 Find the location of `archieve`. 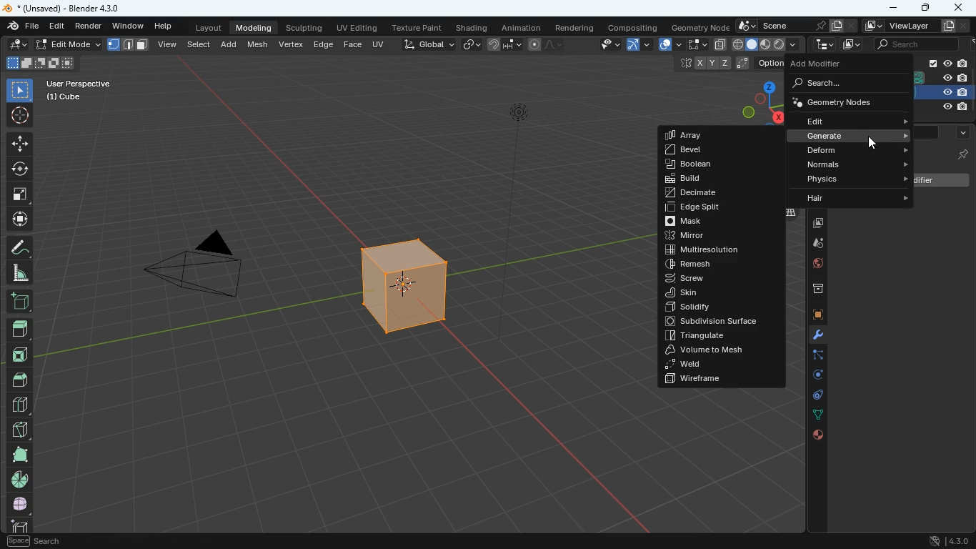

archieve is located at coordinates (812, 290).